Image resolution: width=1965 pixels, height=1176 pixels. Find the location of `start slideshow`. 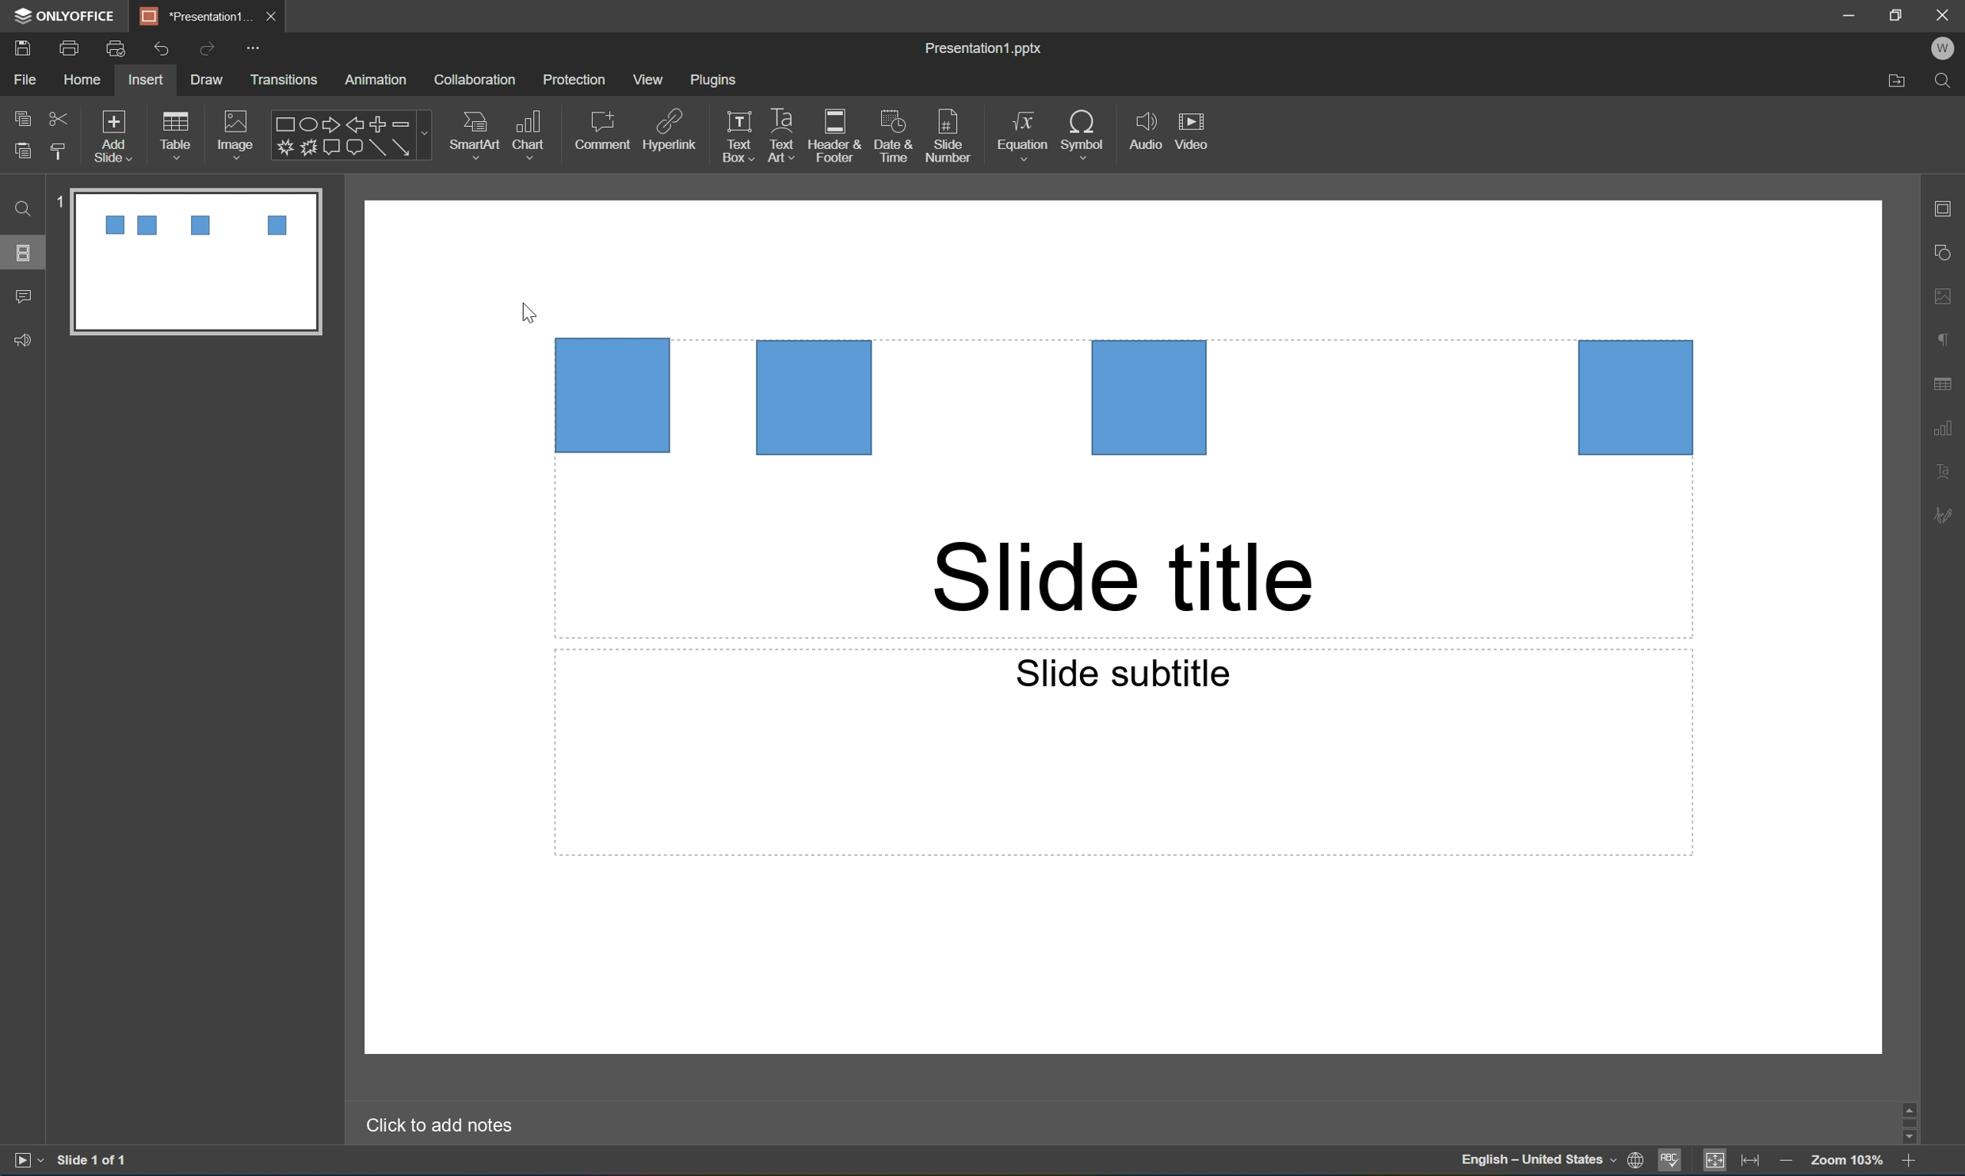

start slideshow is located at coordinates (26, 1161).